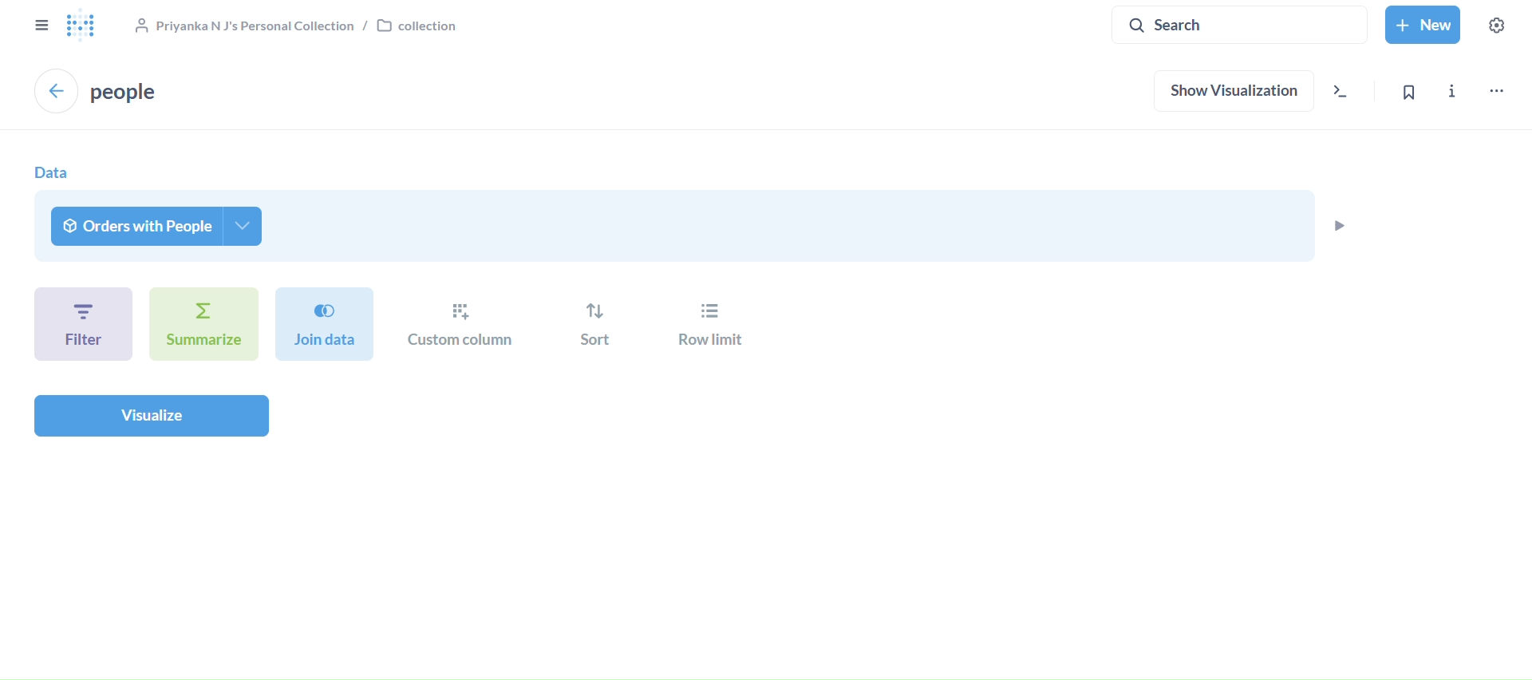  What do you see at coordinates (127, 91) in the screenshot?
I see ` people` at bounding box center [127, 91].